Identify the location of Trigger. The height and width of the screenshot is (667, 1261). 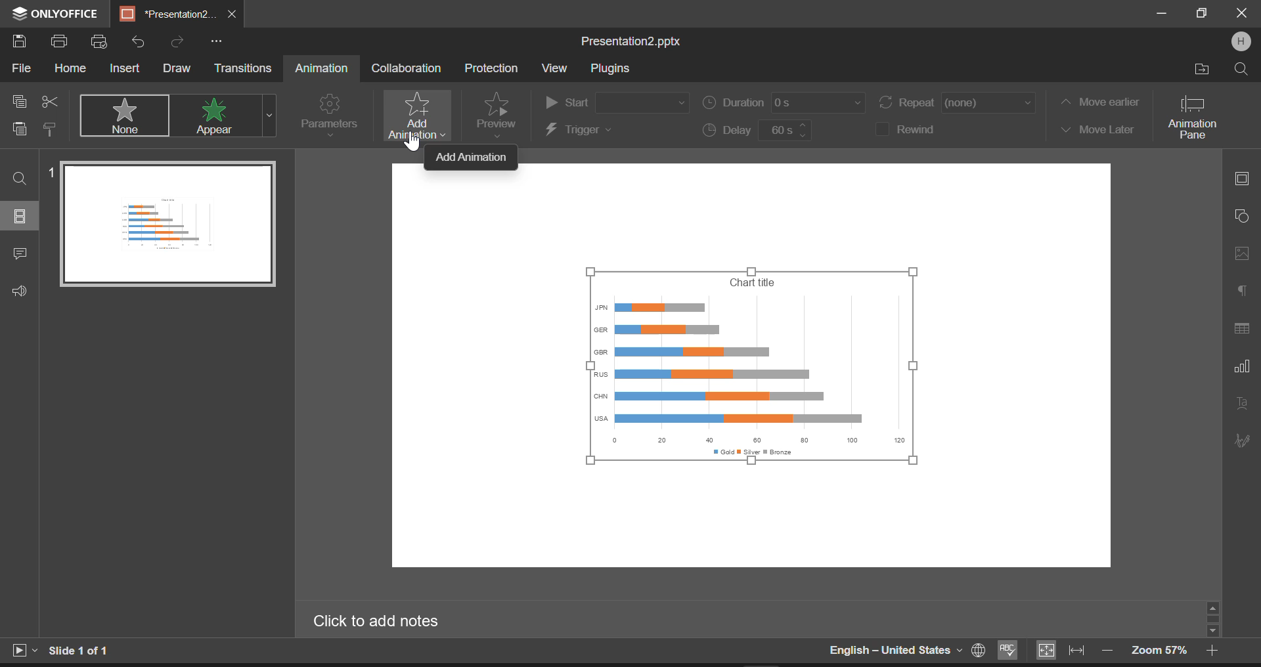
(615, 131).